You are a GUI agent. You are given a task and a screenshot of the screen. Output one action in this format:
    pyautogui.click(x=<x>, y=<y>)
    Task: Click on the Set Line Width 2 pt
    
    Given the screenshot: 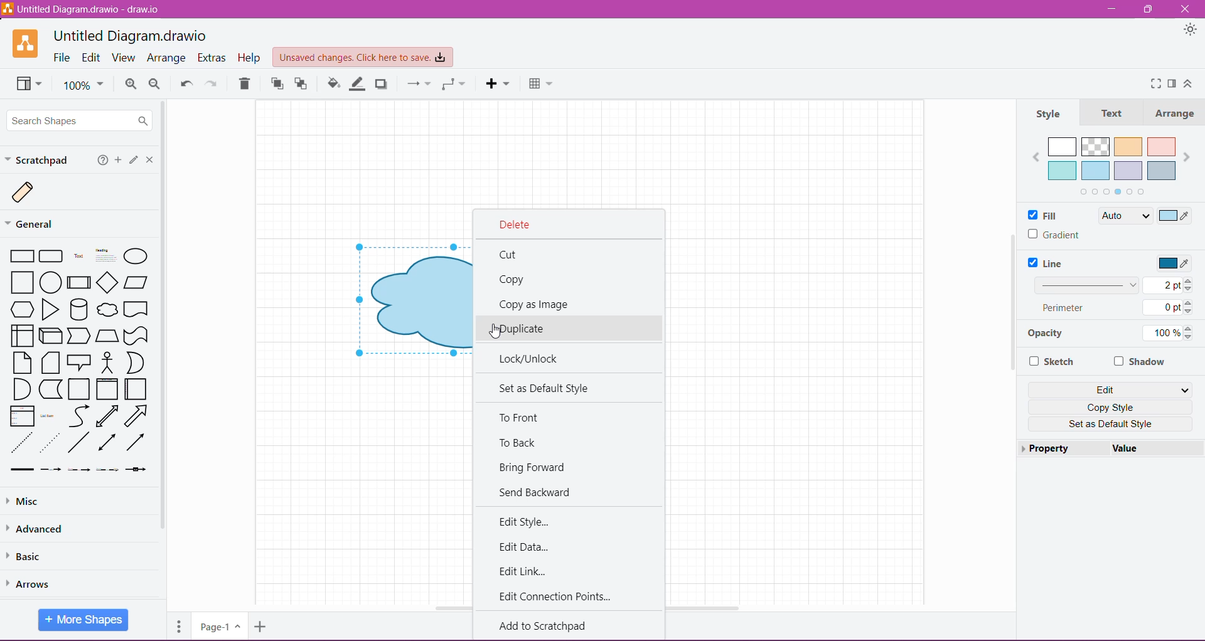 What is the action you would take?
    pyautogui.click(x=1115, y=286)
    